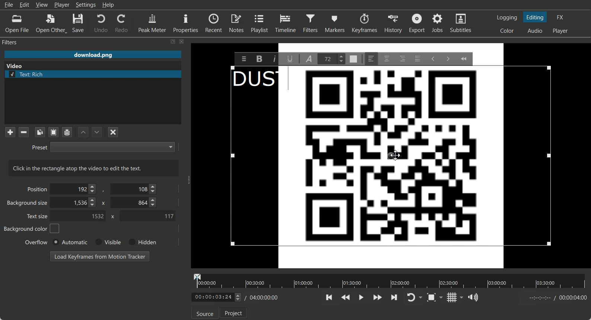 This screenshot has height=320, width=591. What do you see at coordinates (331, 59) in the screenshot?
I see `Text Size` at bounding box center [331, 59].